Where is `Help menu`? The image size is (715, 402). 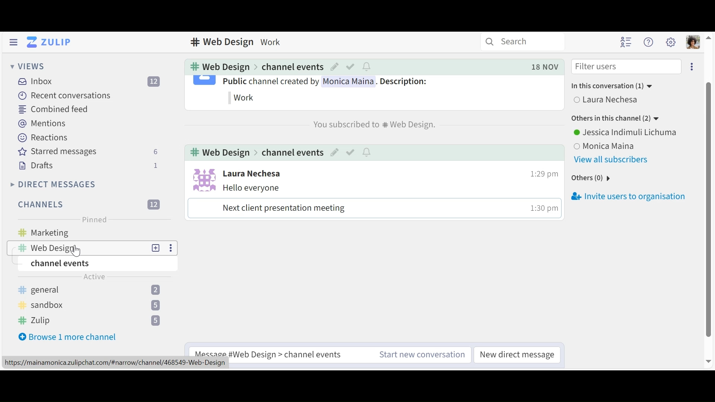 Help menu is located at coordinates (649, 42).